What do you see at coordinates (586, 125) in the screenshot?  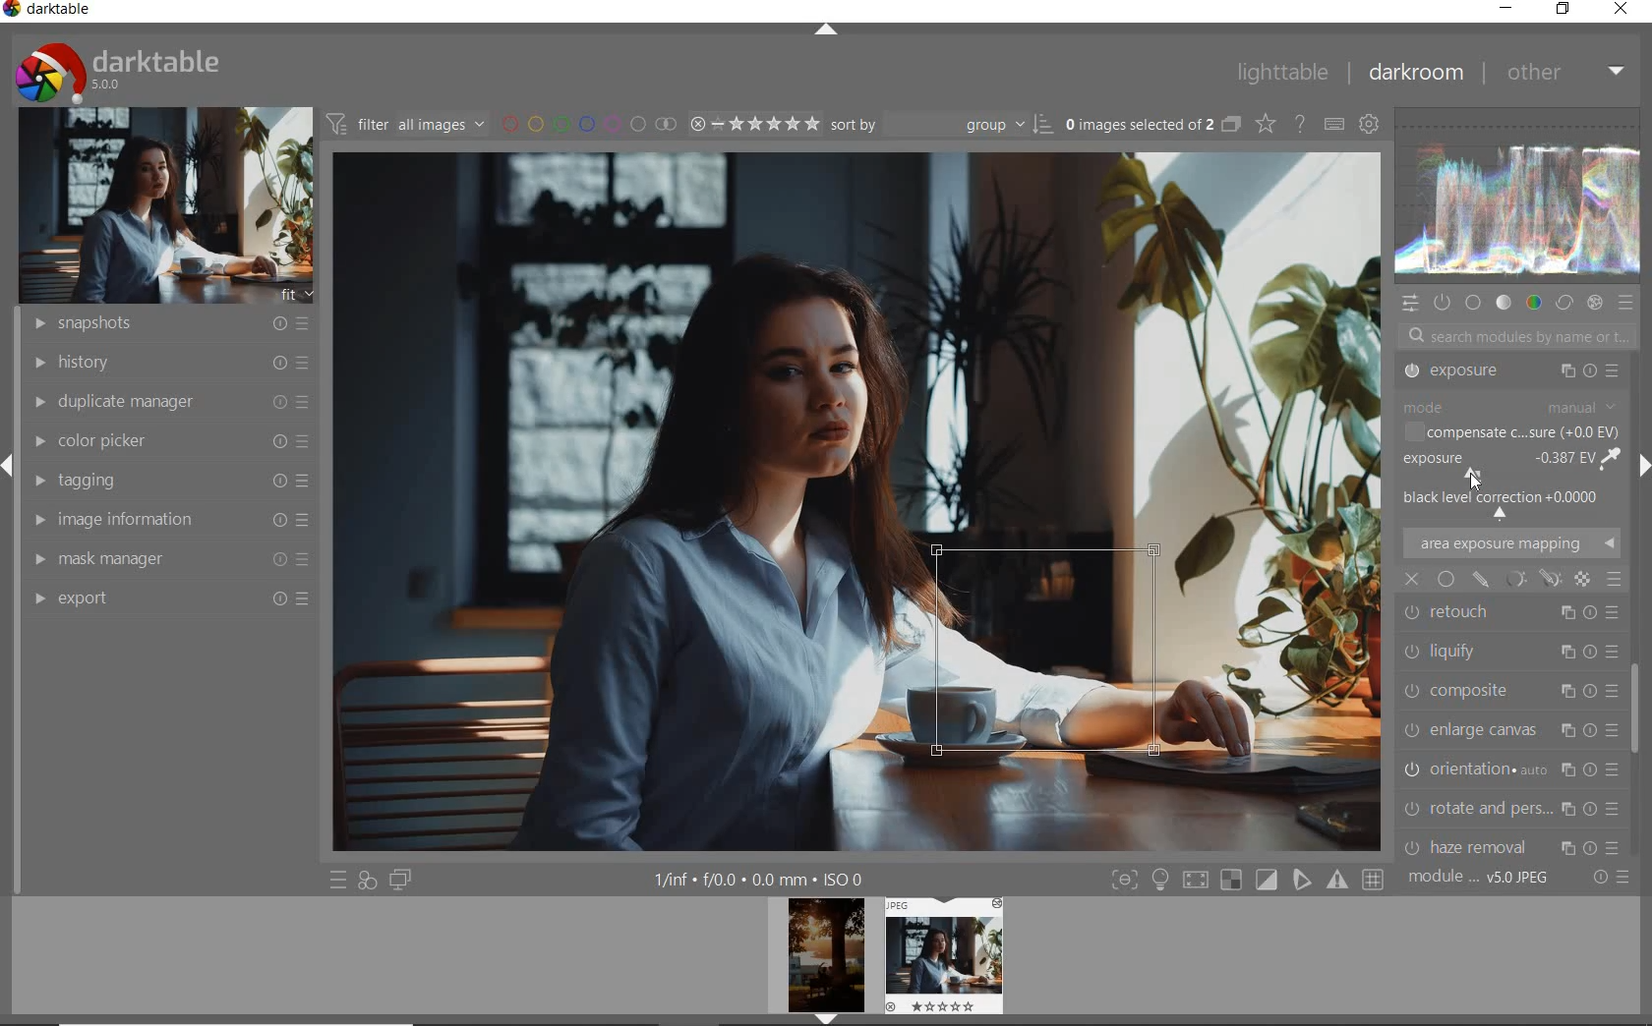 I see `FILTER BY IMAGE COLOR LABEL` at bounding box center [586, 125].